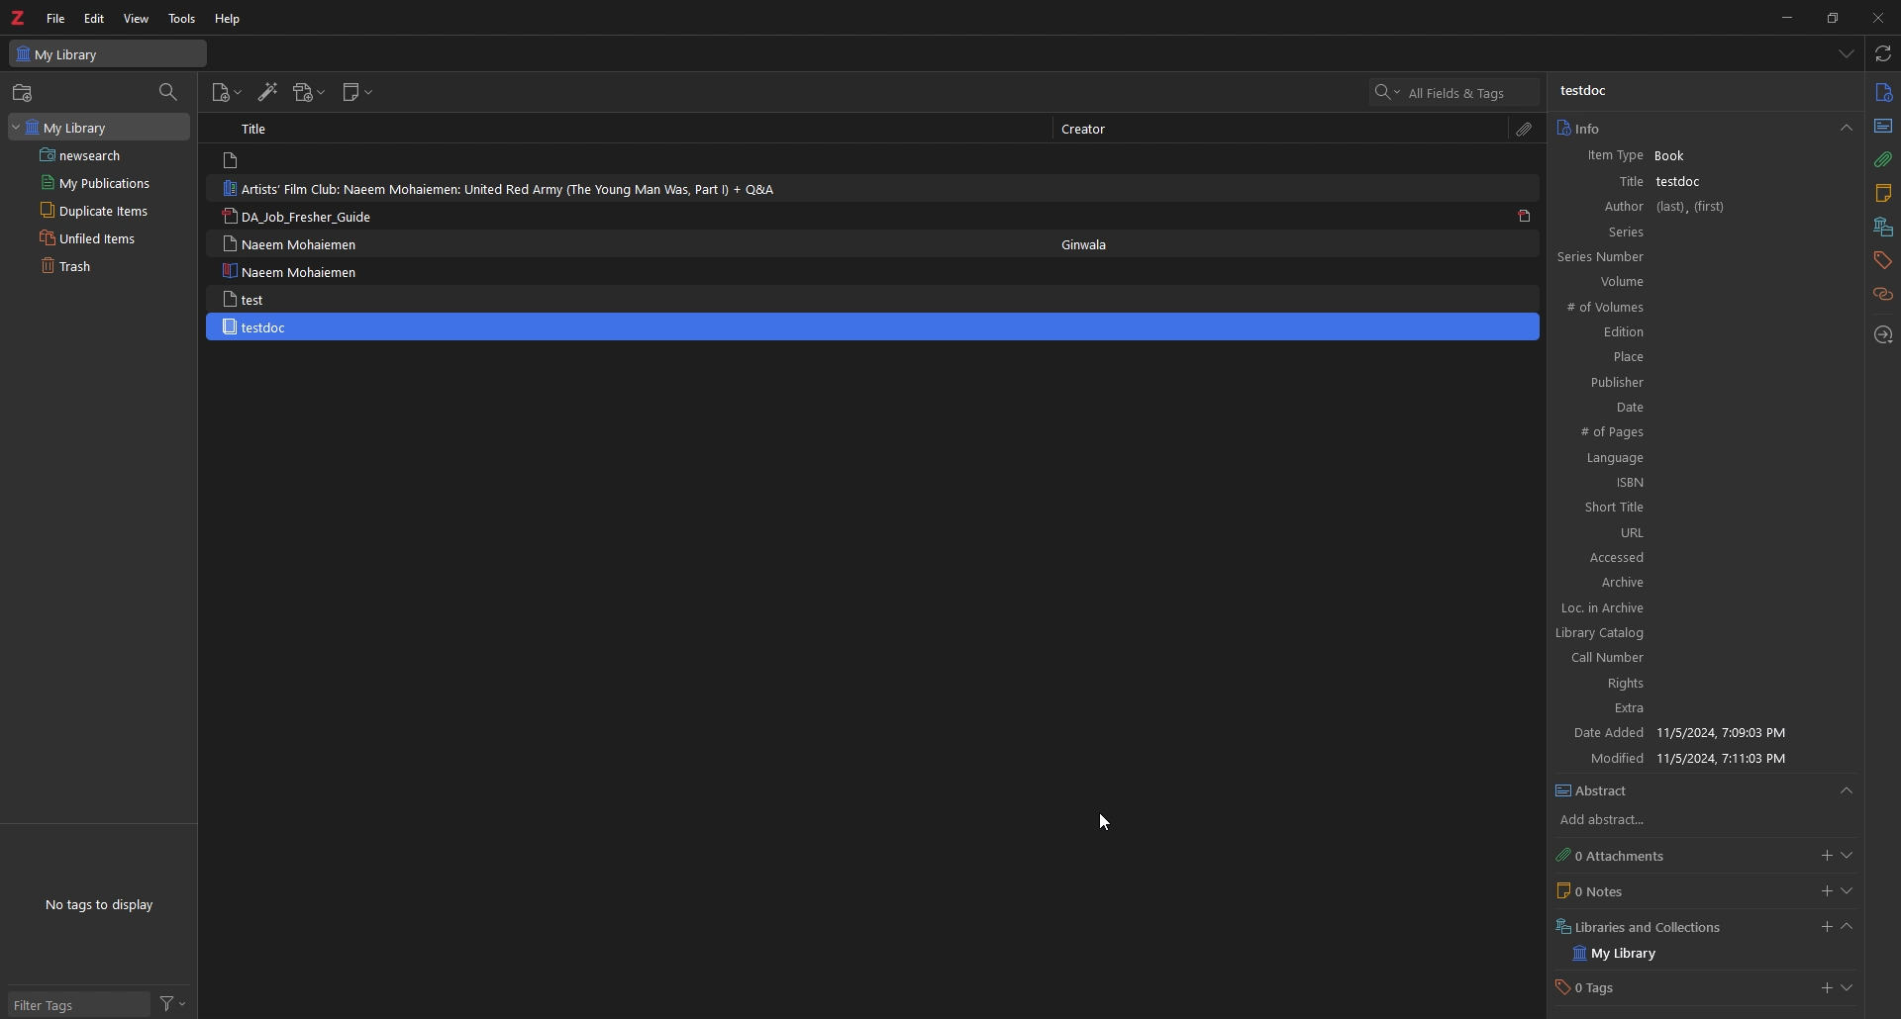 The image size is (1901, 1019). I want to click on Loc. in Archive, so click(1691, 608).